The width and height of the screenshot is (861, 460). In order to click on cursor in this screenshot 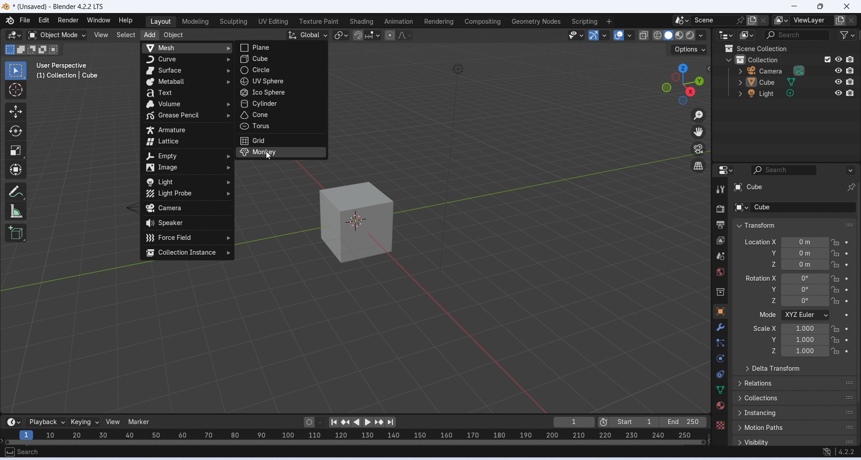, I will do `click(270, 156)`.